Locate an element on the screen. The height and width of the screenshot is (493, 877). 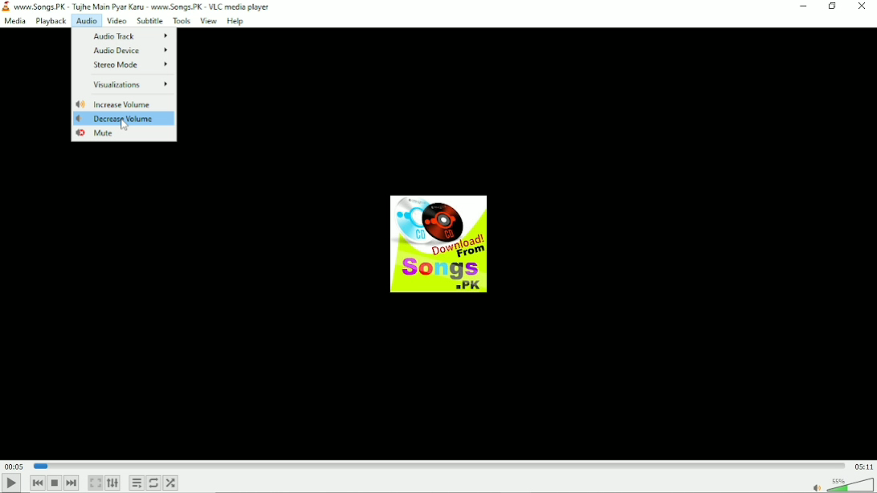
Stop playback is located at coordinates (54, 483).